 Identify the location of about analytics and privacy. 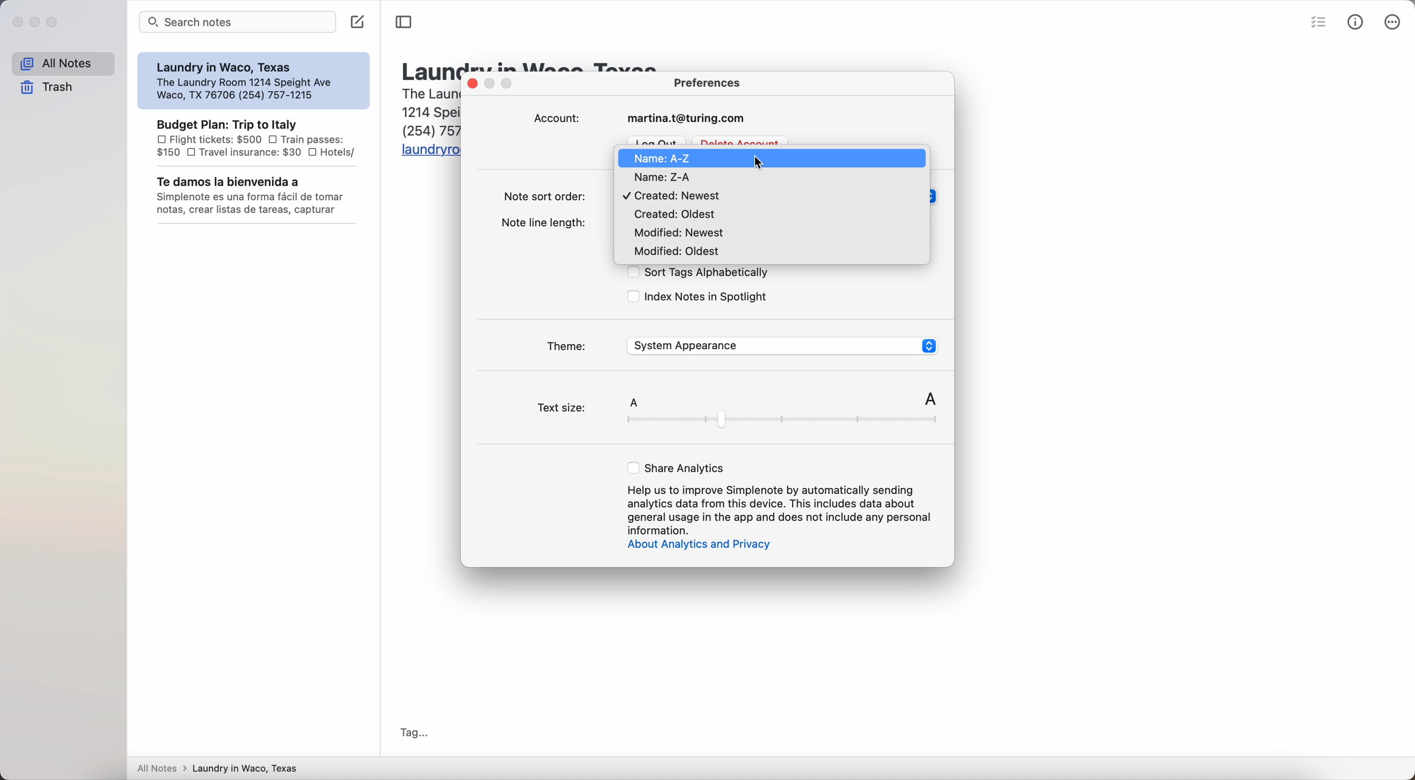
(705, 546).